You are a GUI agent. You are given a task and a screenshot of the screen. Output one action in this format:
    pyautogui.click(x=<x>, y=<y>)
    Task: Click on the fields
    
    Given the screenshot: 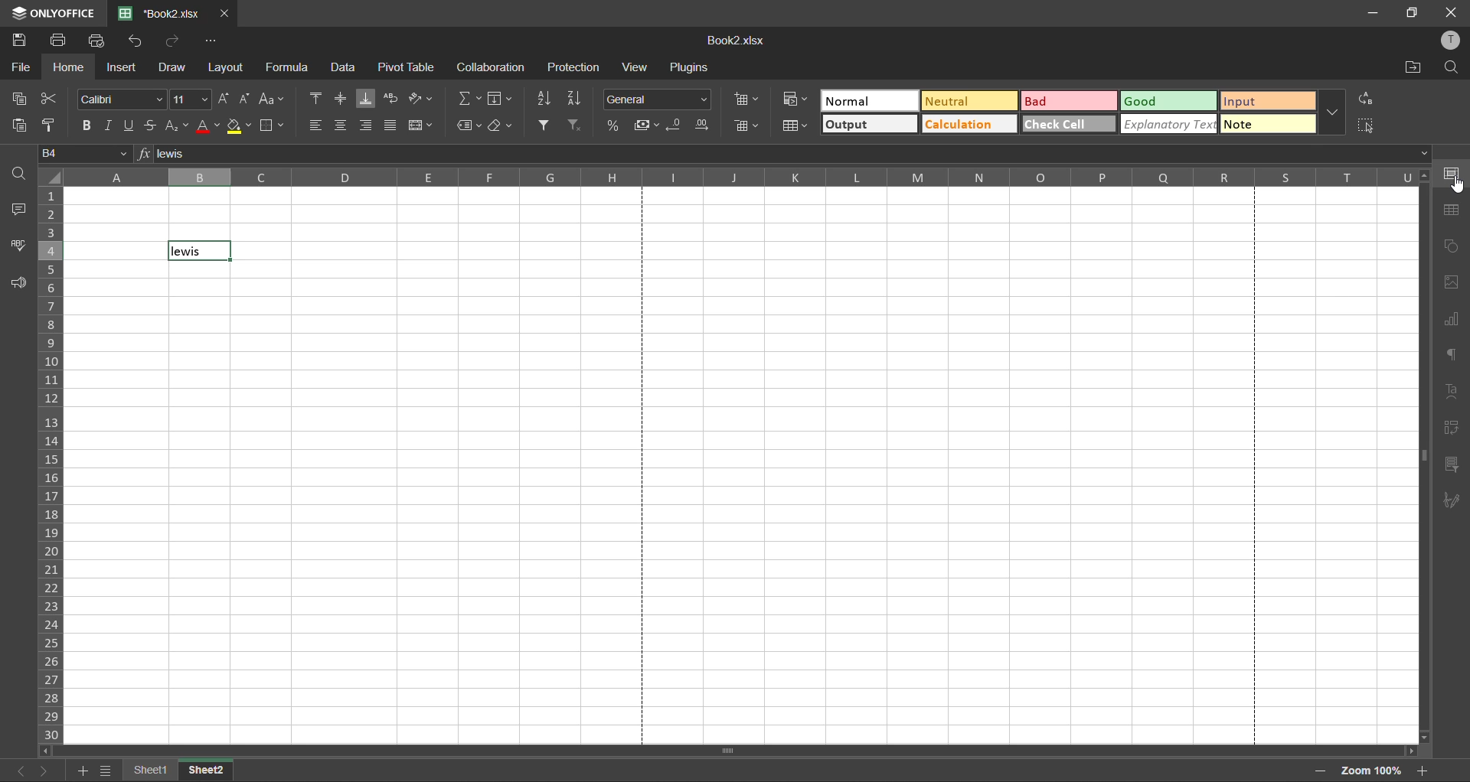 What is the action you would take?
    pyautogui.click(x=501, y=99)
    